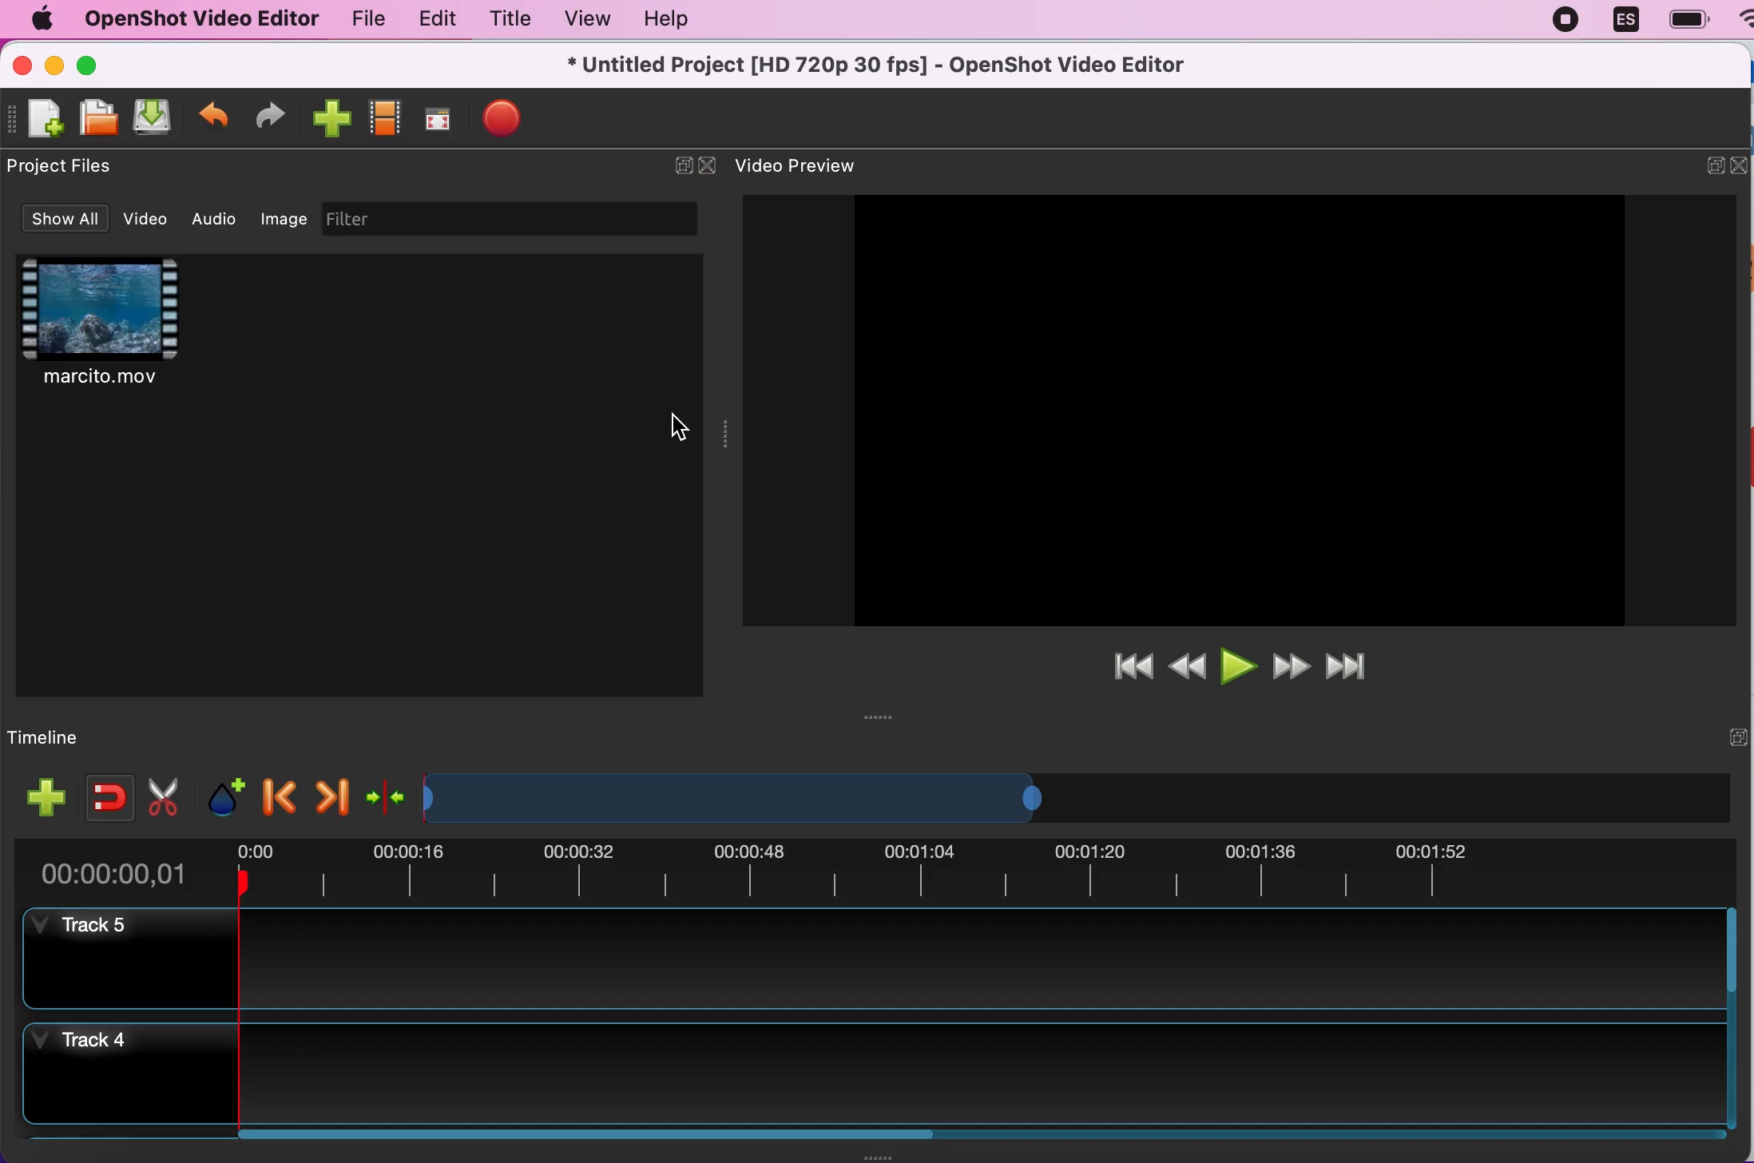 Image resolution: width=1754 pixels, height=1163 pixels. I want to click on audio, so click(217, 221).